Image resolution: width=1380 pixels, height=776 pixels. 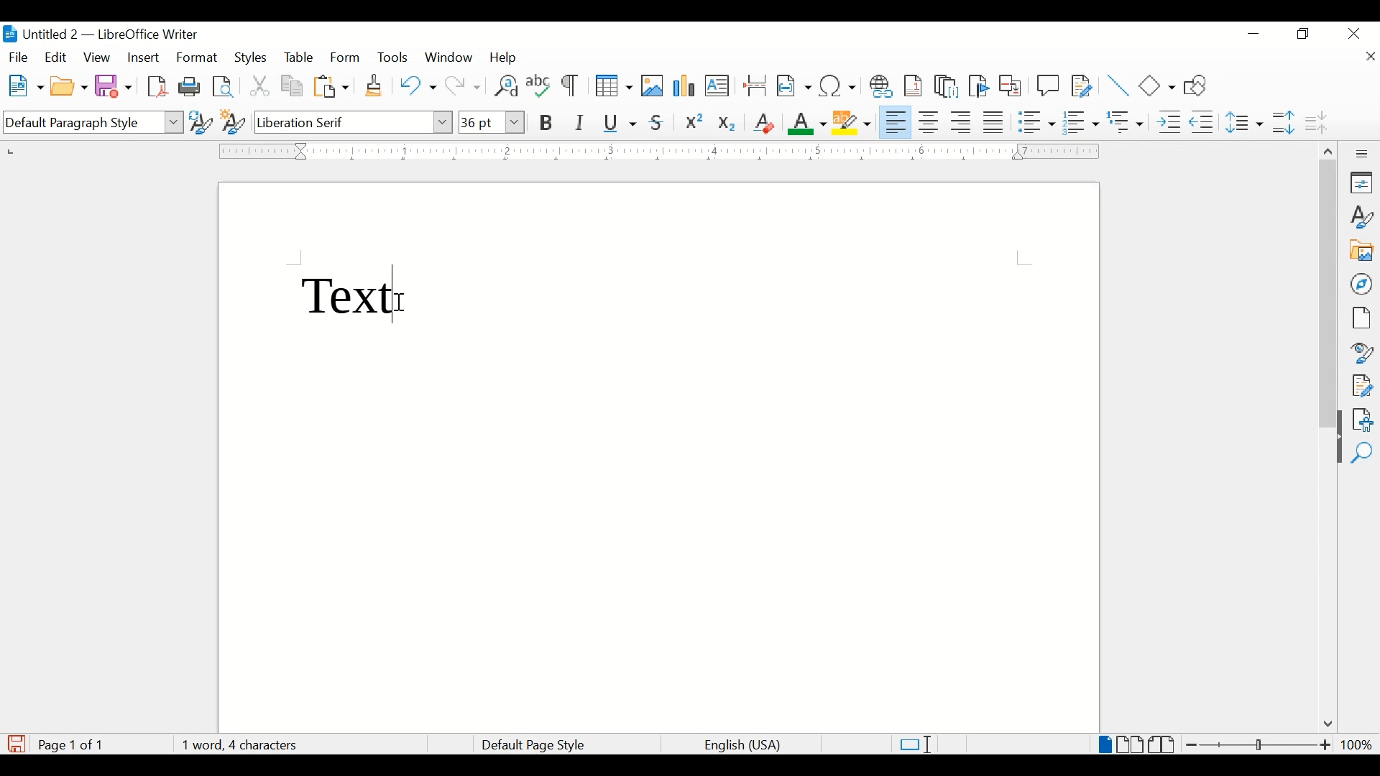 What do you see at coordinates (1024, 258) in the screenshot?
I see `guides` at bounding box center [1024, 258].